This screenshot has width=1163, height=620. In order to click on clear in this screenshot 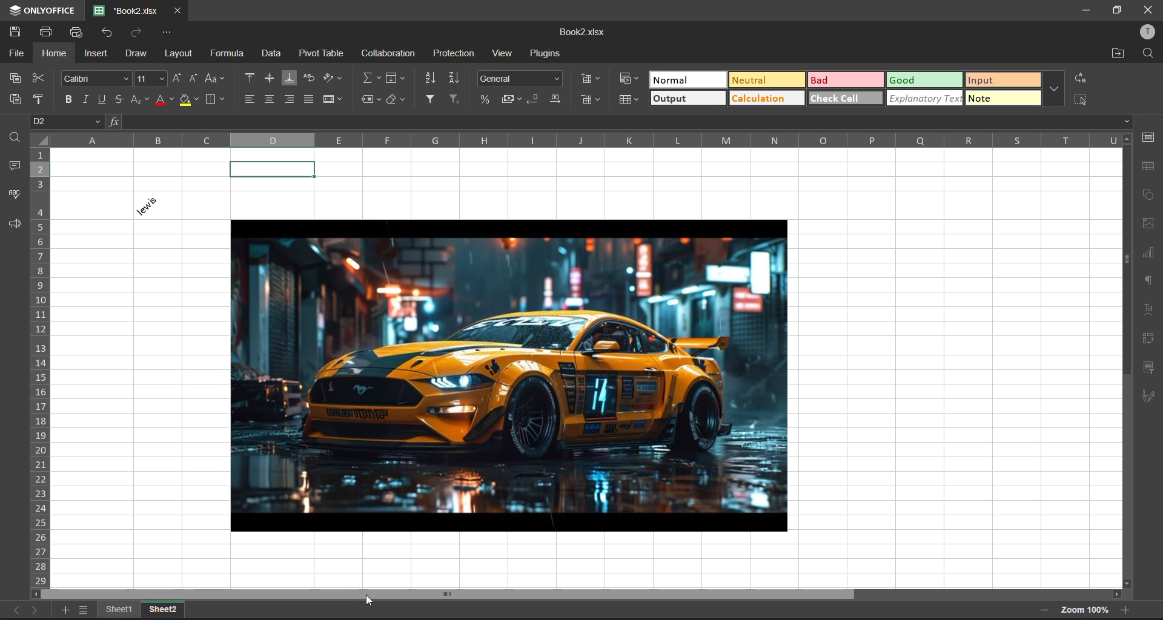, I will do `click(398, 101)`.